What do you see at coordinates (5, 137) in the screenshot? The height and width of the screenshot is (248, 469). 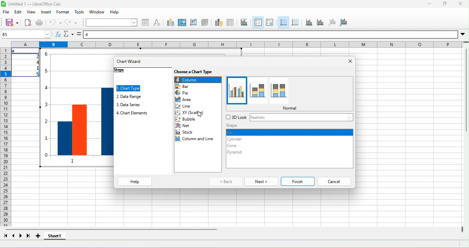 I see `rows` at bounding box center [5, 137].